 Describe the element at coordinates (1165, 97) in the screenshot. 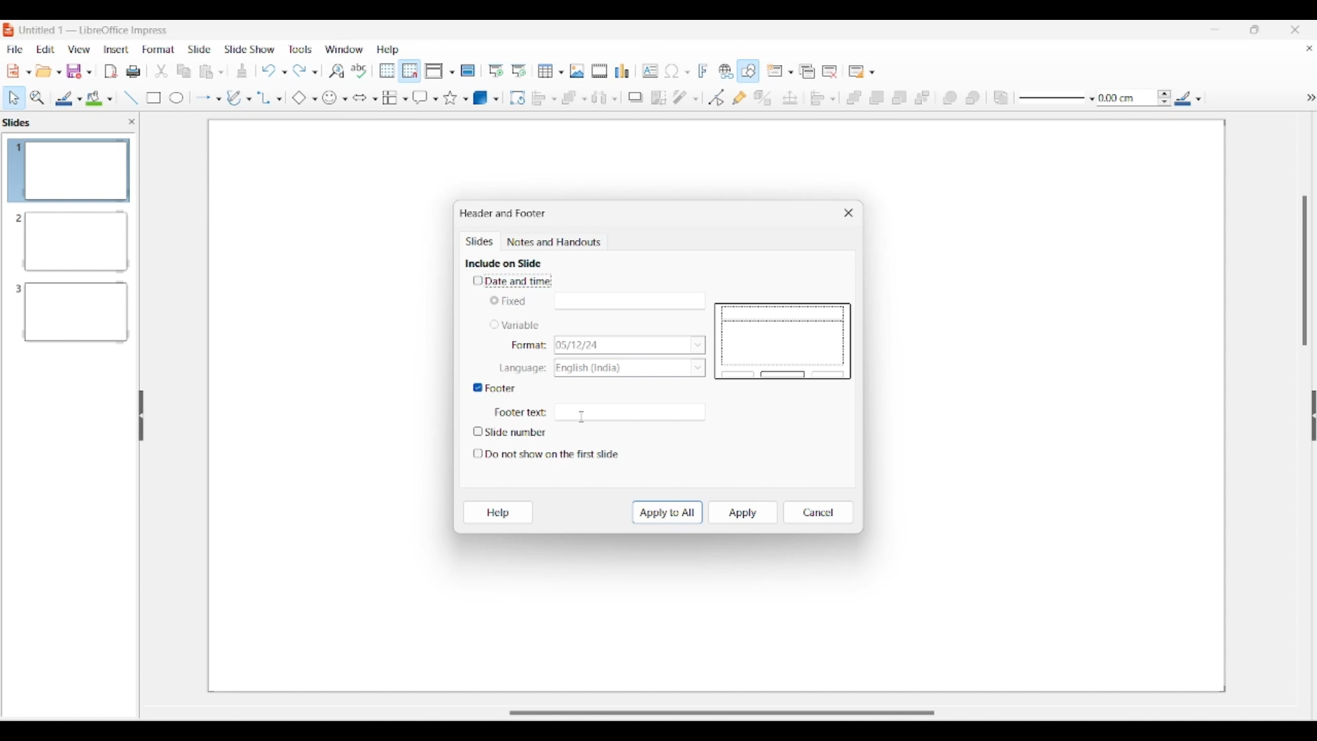

I see `Increase/Decrease line thickness` at that location.